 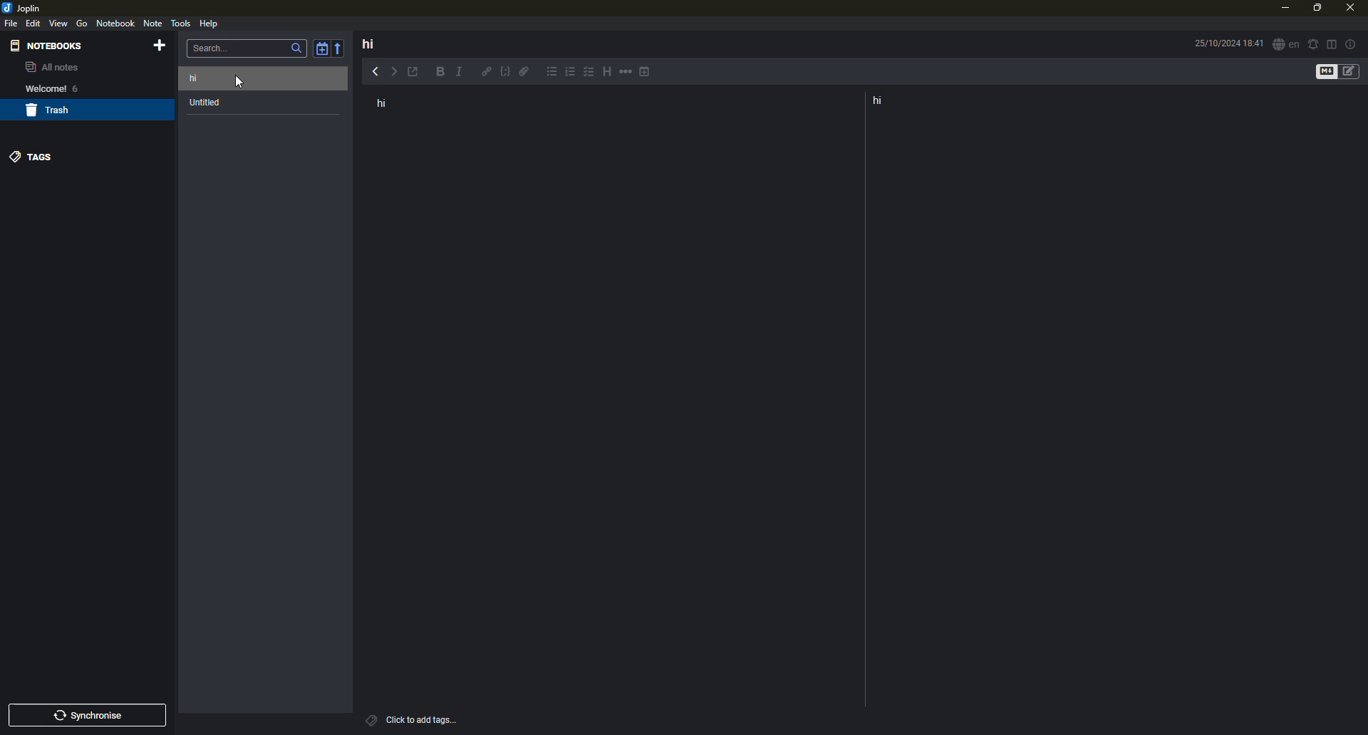 I want to click on welcome!, so click(x=41, y=88).